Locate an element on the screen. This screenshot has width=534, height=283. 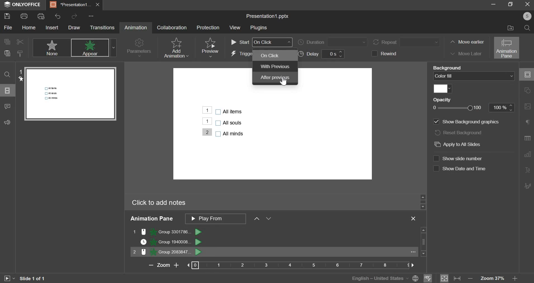
slide preview is located at coordinates (70, 93).